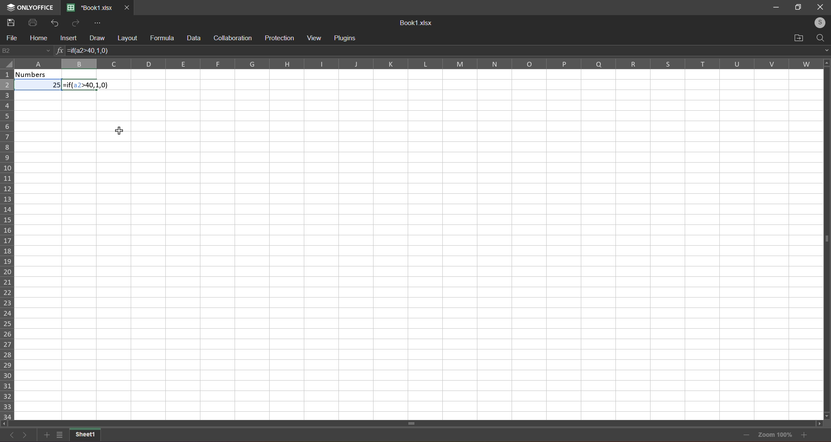  What do you see at coordinates (88, 85) in the screenshot?
I see `=if(a2>40,1,0)` at bounding box center [88, 85].